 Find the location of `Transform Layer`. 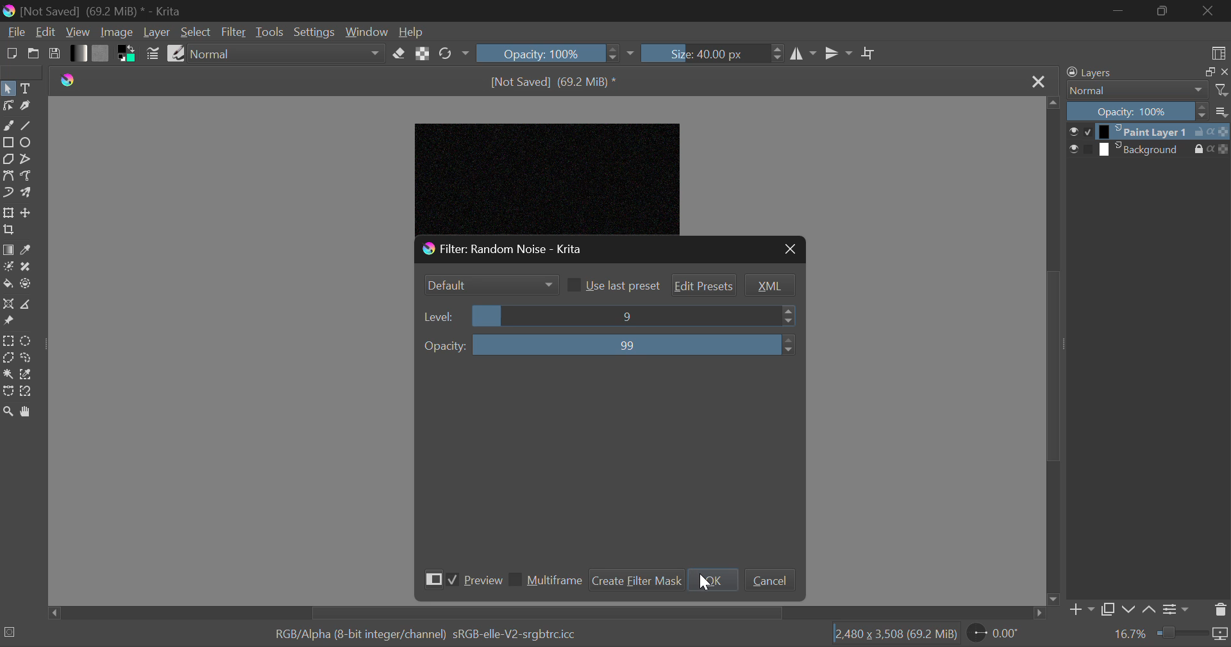

Transform Layer is located at coordinates (8, 212).